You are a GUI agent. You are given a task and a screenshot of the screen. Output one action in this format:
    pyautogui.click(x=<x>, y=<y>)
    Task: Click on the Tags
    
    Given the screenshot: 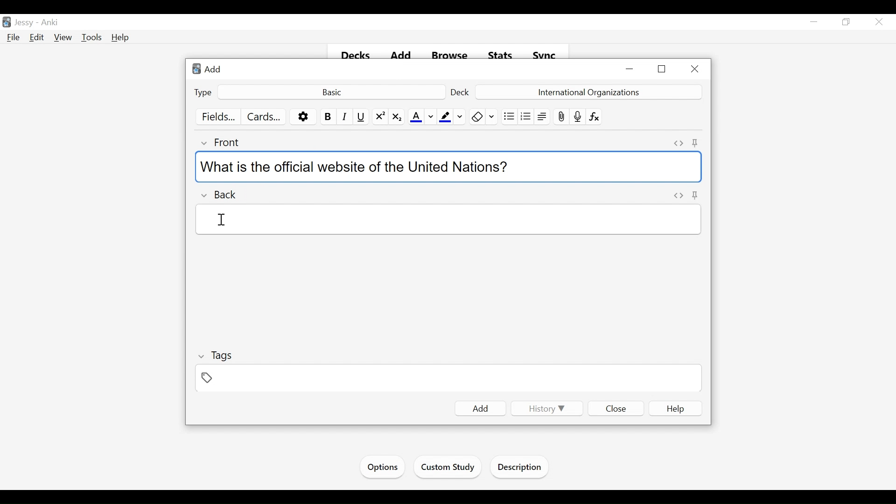 What is the action you would take?
    pyautogui.click(x=217, y=355)
    